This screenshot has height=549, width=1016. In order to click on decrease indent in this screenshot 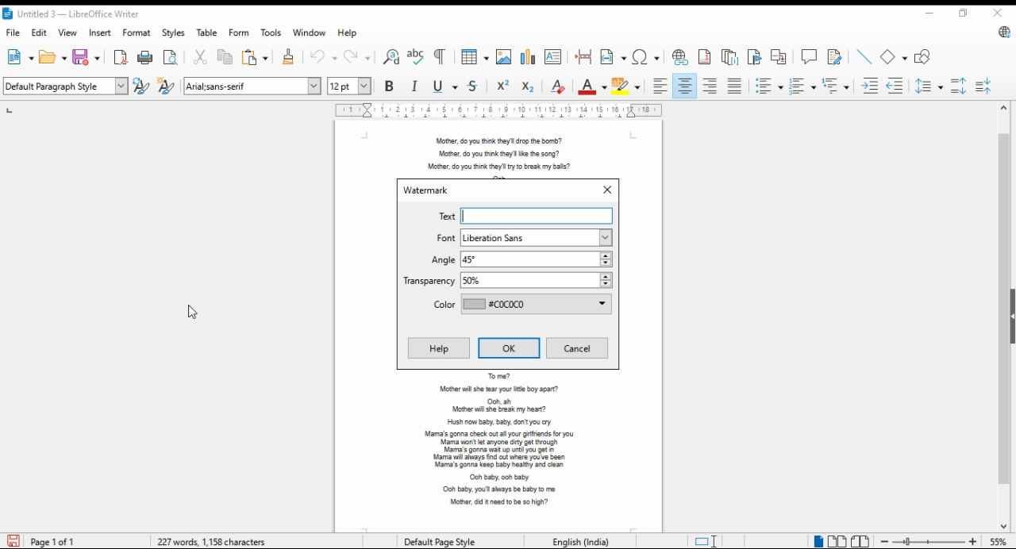, I will do `click(895, 86)`.